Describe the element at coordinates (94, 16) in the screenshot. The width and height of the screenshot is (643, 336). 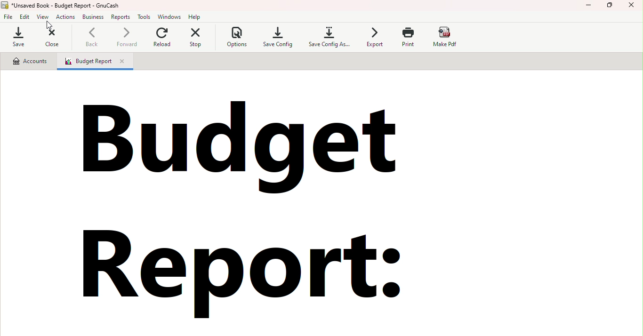
I see `business` at that location.